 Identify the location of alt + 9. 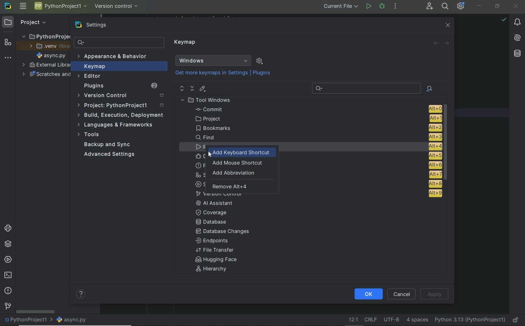
(434, 195).